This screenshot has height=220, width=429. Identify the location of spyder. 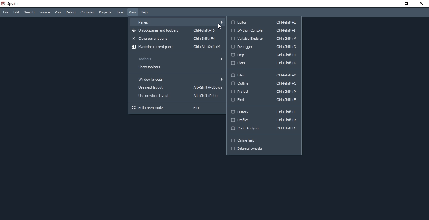
(12, 3).